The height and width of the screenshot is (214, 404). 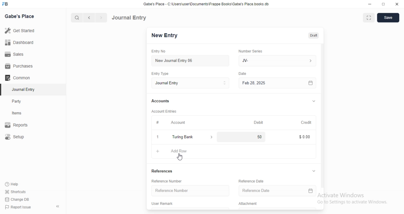 What do you see at coordinates (277, 60) in the screenshot?
I see `JV-` at bounding box center [277, 60].